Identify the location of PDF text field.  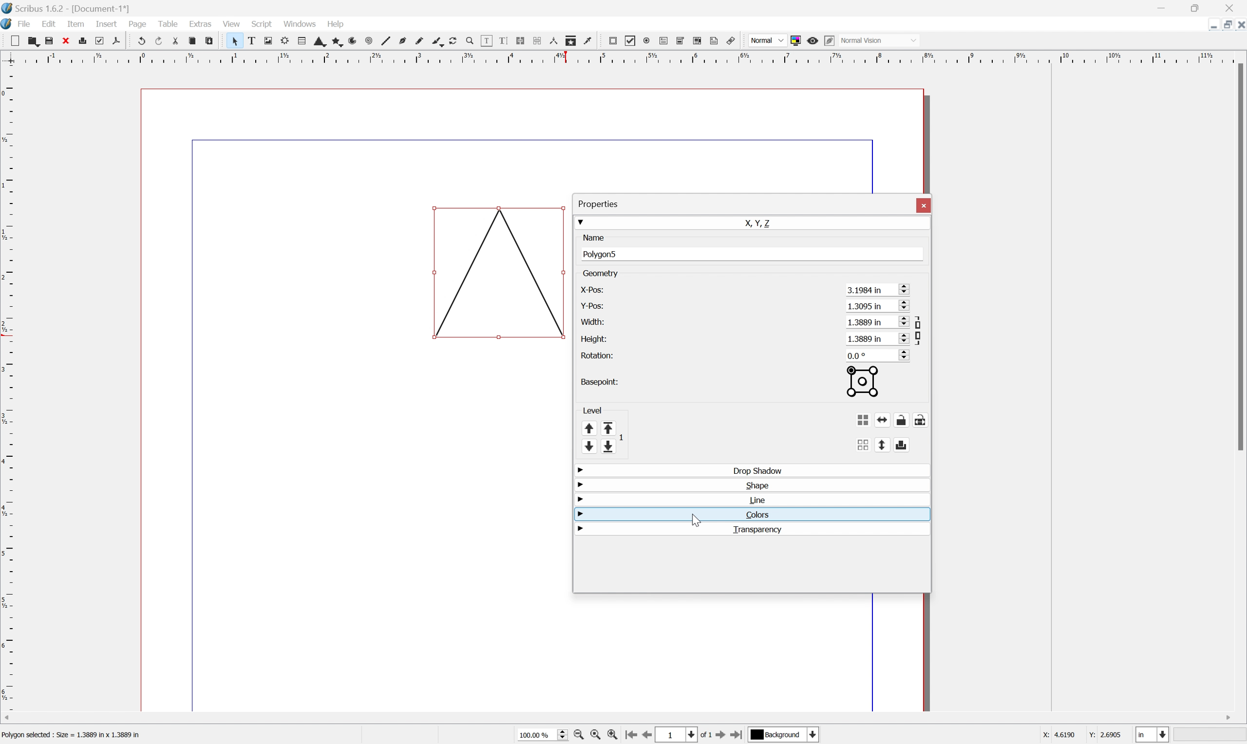
(662, 41).